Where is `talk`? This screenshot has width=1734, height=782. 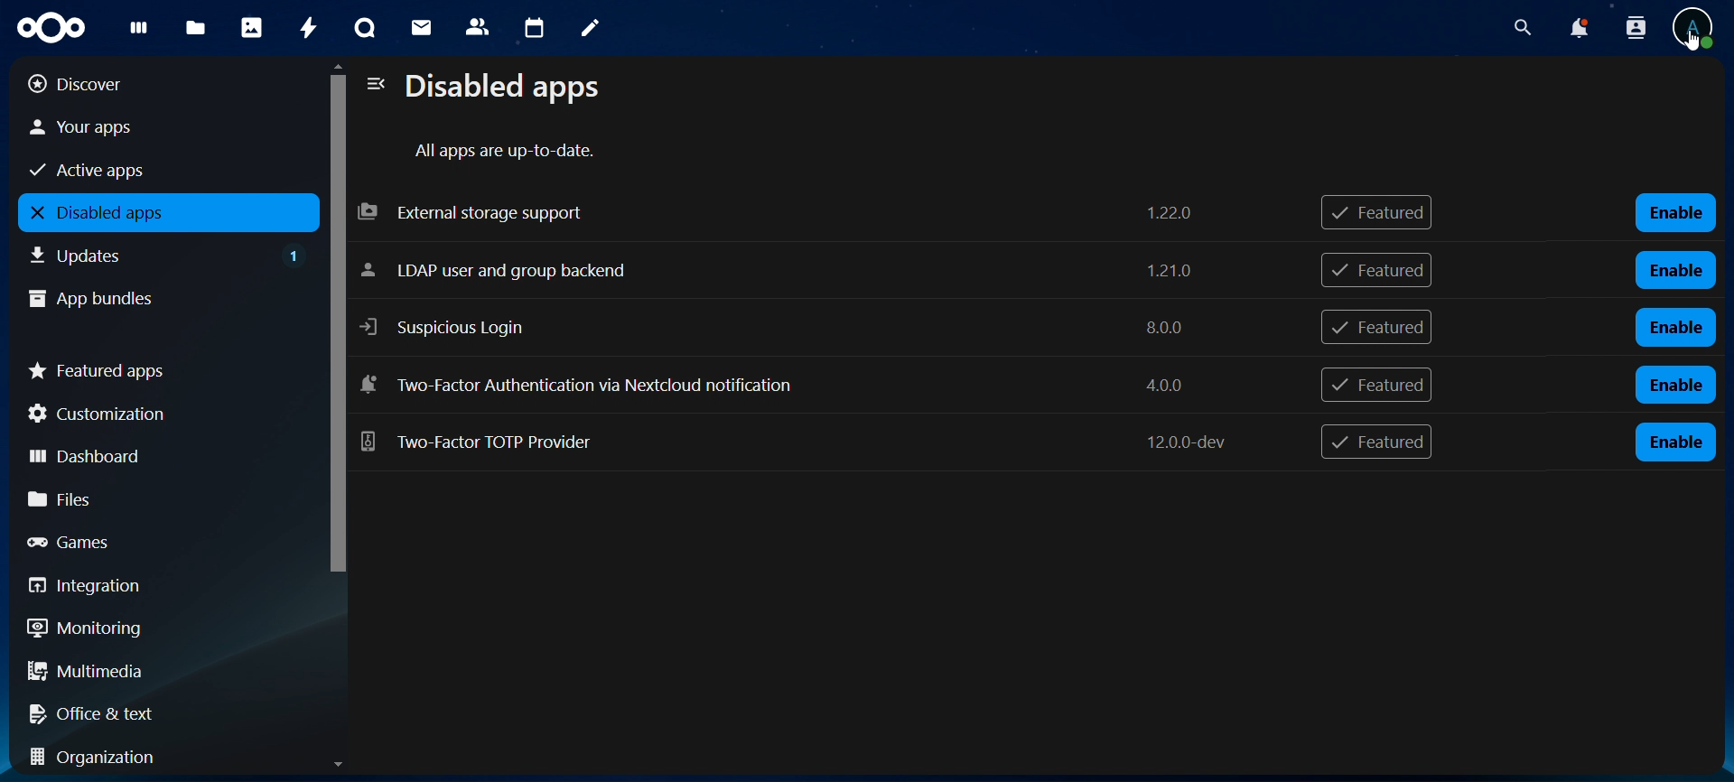 talk is located at coordinates (362, 29).